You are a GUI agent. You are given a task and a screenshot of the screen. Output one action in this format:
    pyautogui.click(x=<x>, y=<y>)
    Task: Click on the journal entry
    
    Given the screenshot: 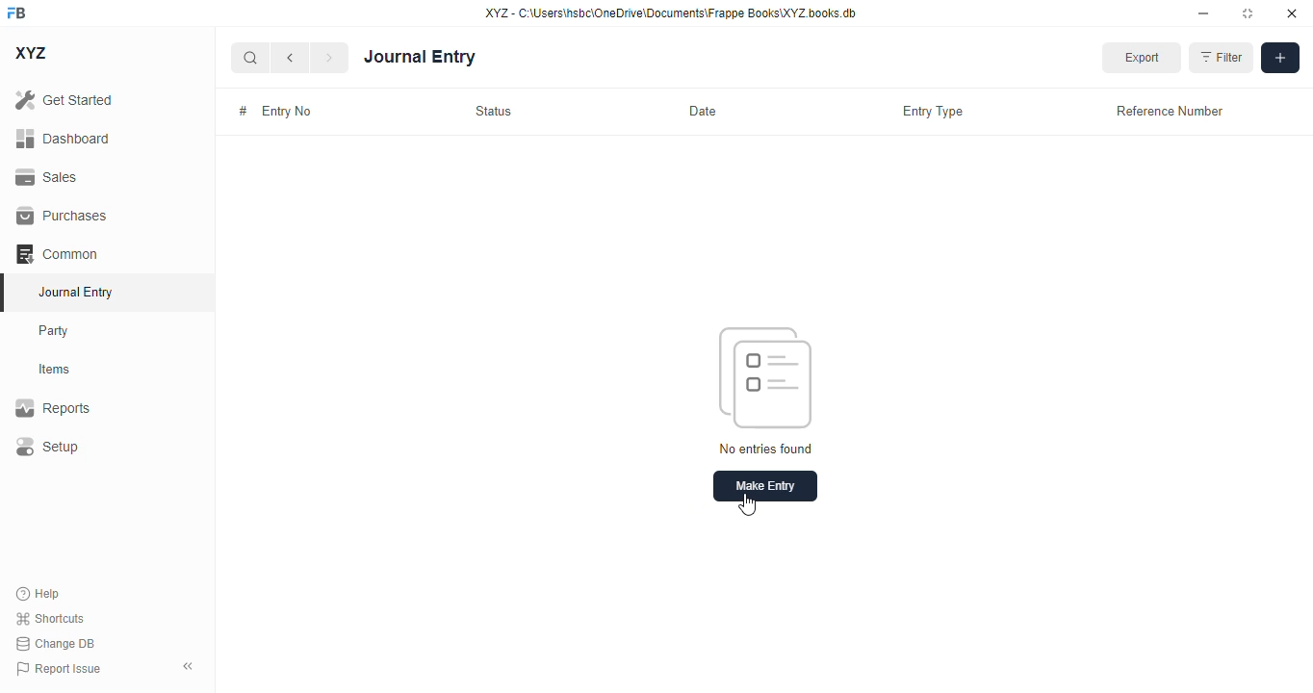 What is the action you would take?
    pyautogui.click(x=420, y=58)
    